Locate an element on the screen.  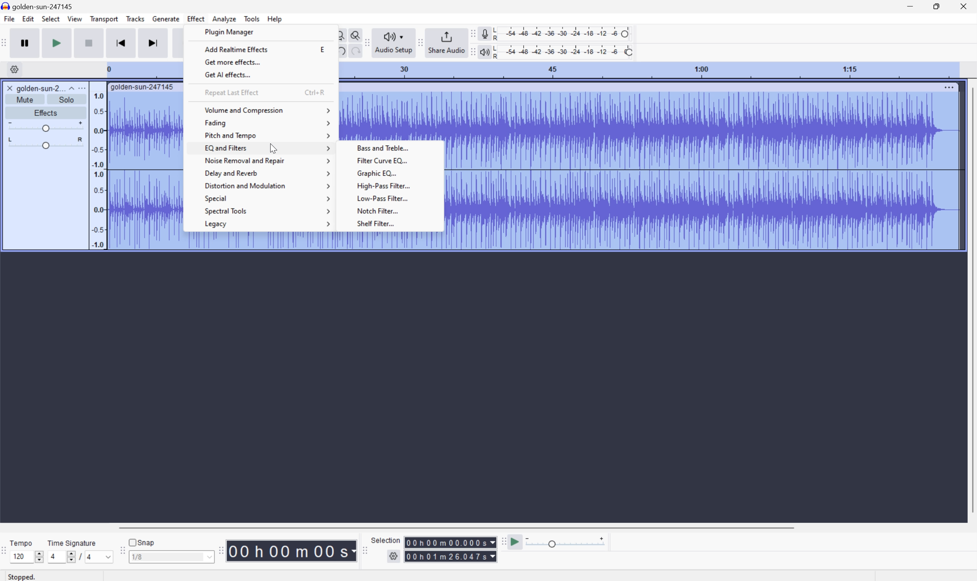
Pitch and tempo is located at coordinates (267, 135).